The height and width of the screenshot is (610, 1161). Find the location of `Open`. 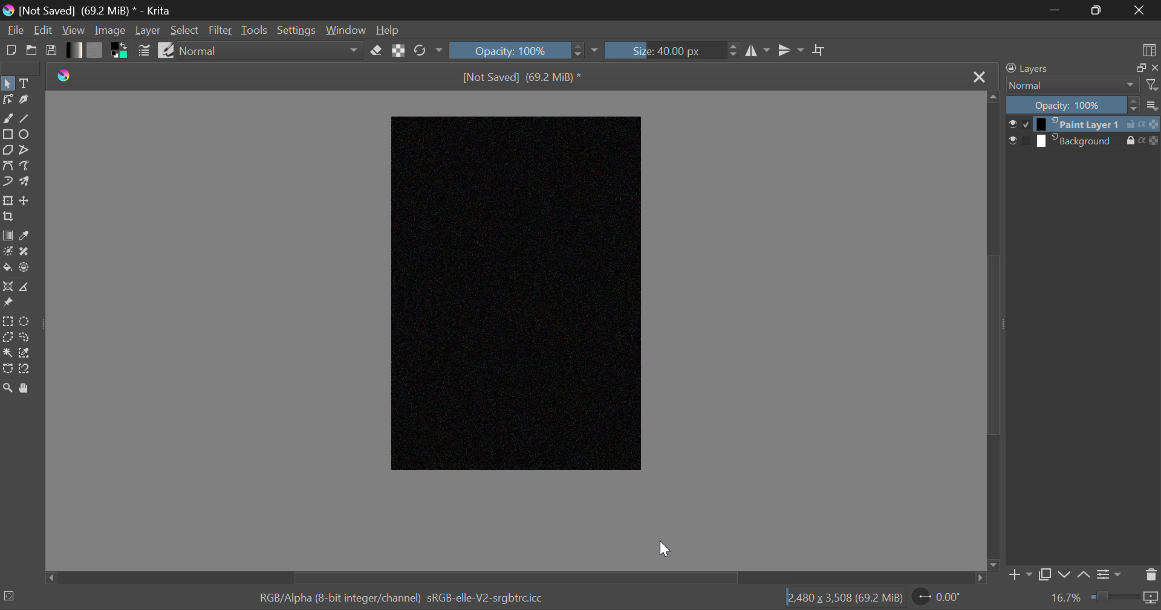

Open is located at coordinates (31, 52).